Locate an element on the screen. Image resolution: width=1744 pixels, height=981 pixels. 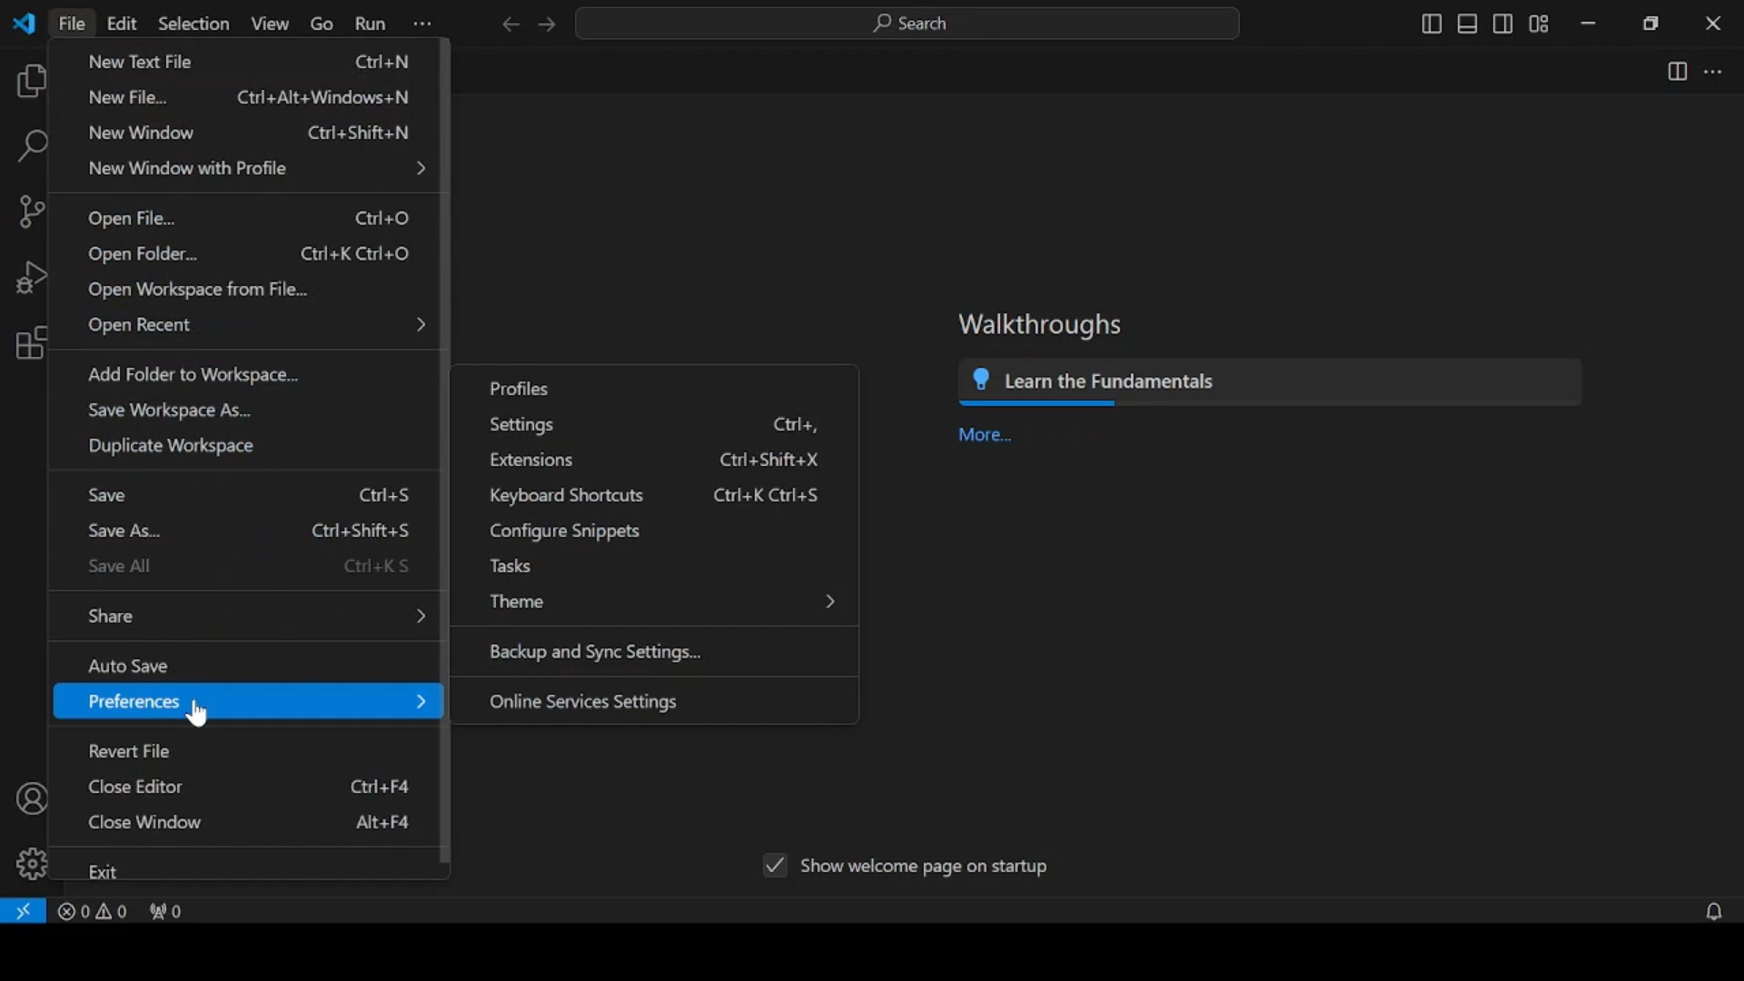
manage is located at coordinates (32, 865).